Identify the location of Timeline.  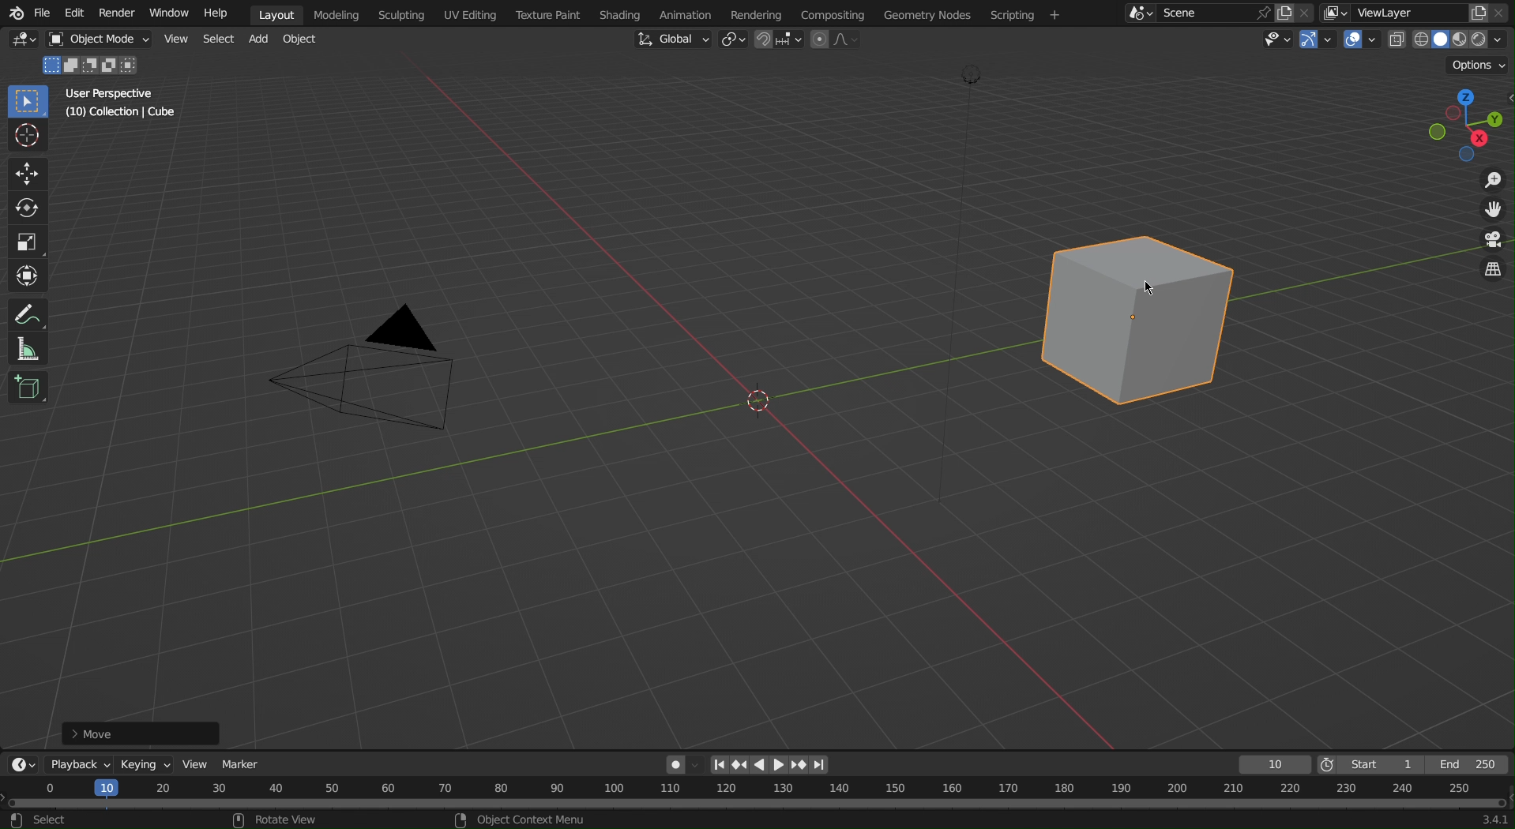
(758, 804).